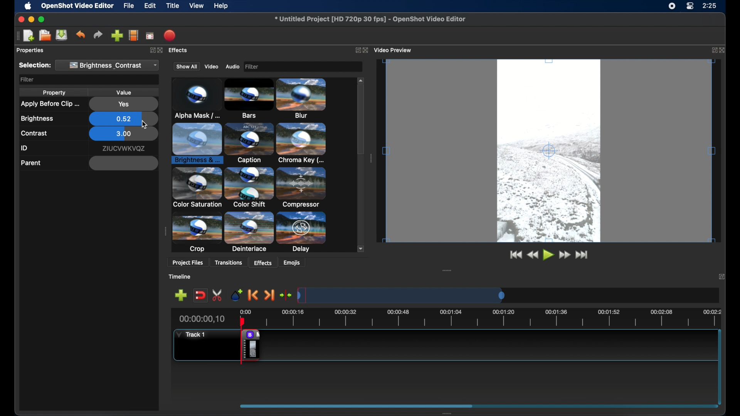 This screenshot has height=416, width=740. I want to click on property, so click(54, 93).